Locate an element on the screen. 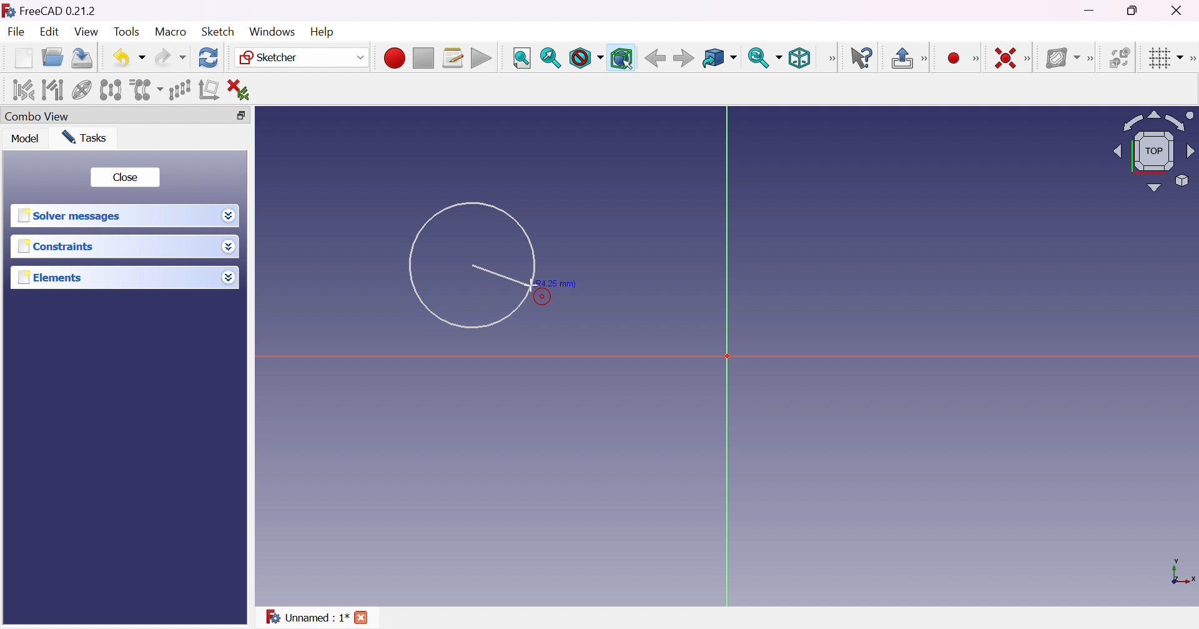 The width and height of the screenshot is (1199, 629). Help is located at coordinates (320, 32).